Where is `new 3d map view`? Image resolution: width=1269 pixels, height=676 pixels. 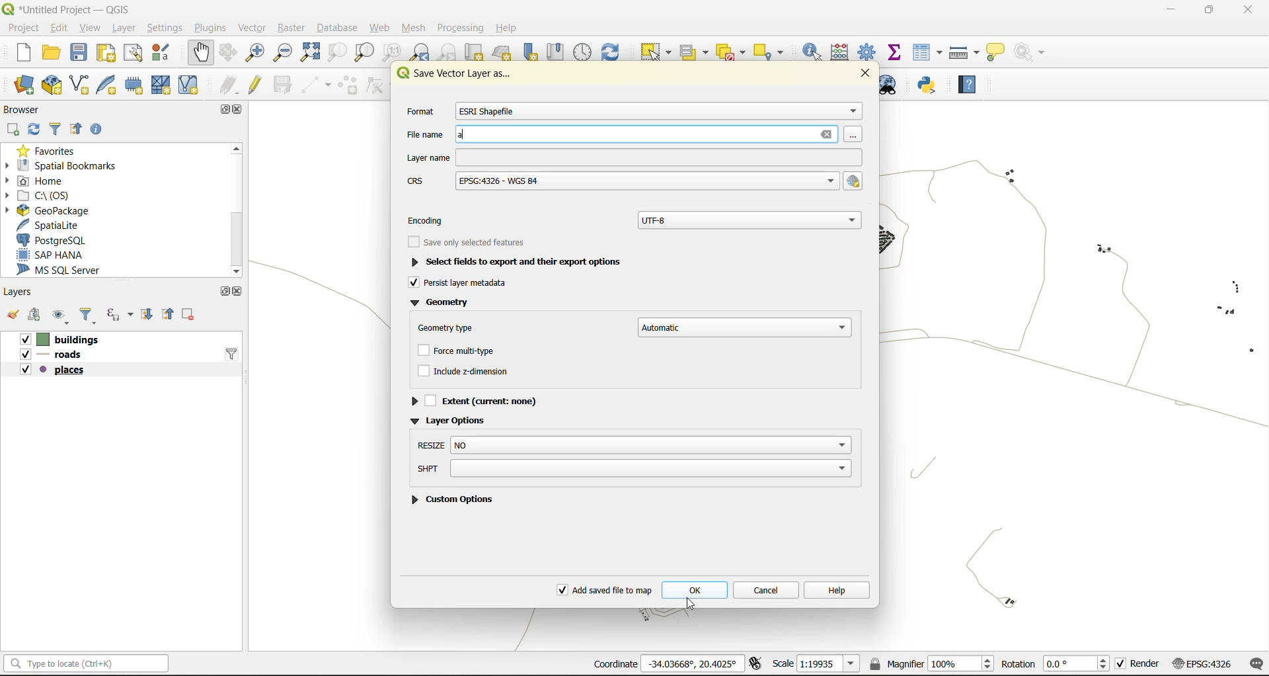
new 3d map view is located at coordinates (504, 54).